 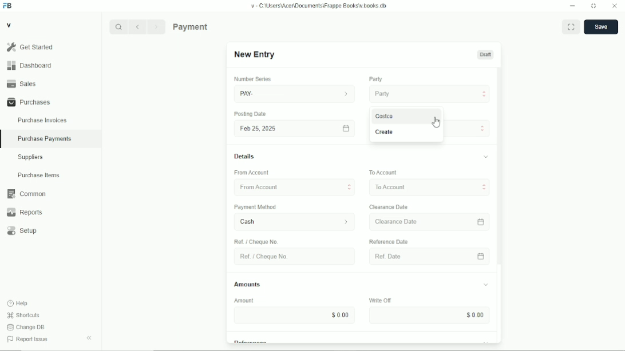 What do you see at coordinates (499, 167) in the screenshot?
I see `vertical scrollbar` at bounding box center [499, 167].